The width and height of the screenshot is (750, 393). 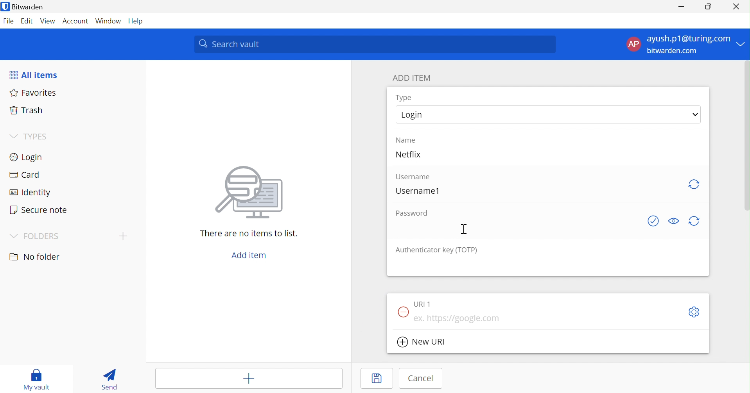 What do you see at coordinates (109, 380) in the screenshot?
I see `Send` at bounding box center [109, 380].